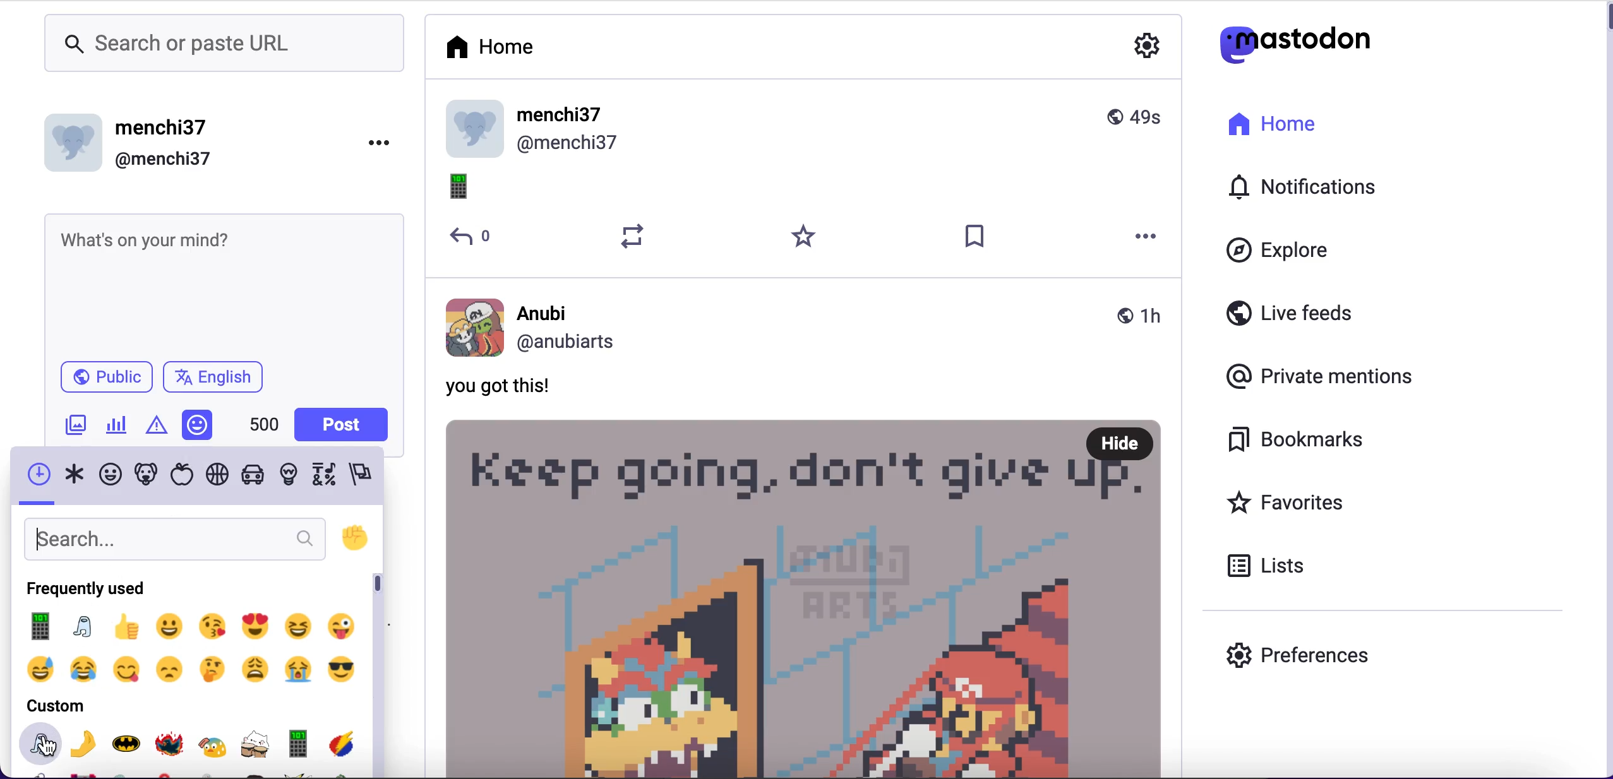 The height and width of the screenshot is (779, 1613). What do you see at coordinates (345, 422) in the screenshot?
I see `post` at bounding box center [345, 422].